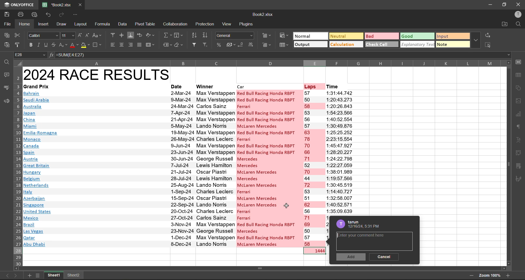 This screenshot has width=525, height=280. I want to click on fx, so click(51, 55).